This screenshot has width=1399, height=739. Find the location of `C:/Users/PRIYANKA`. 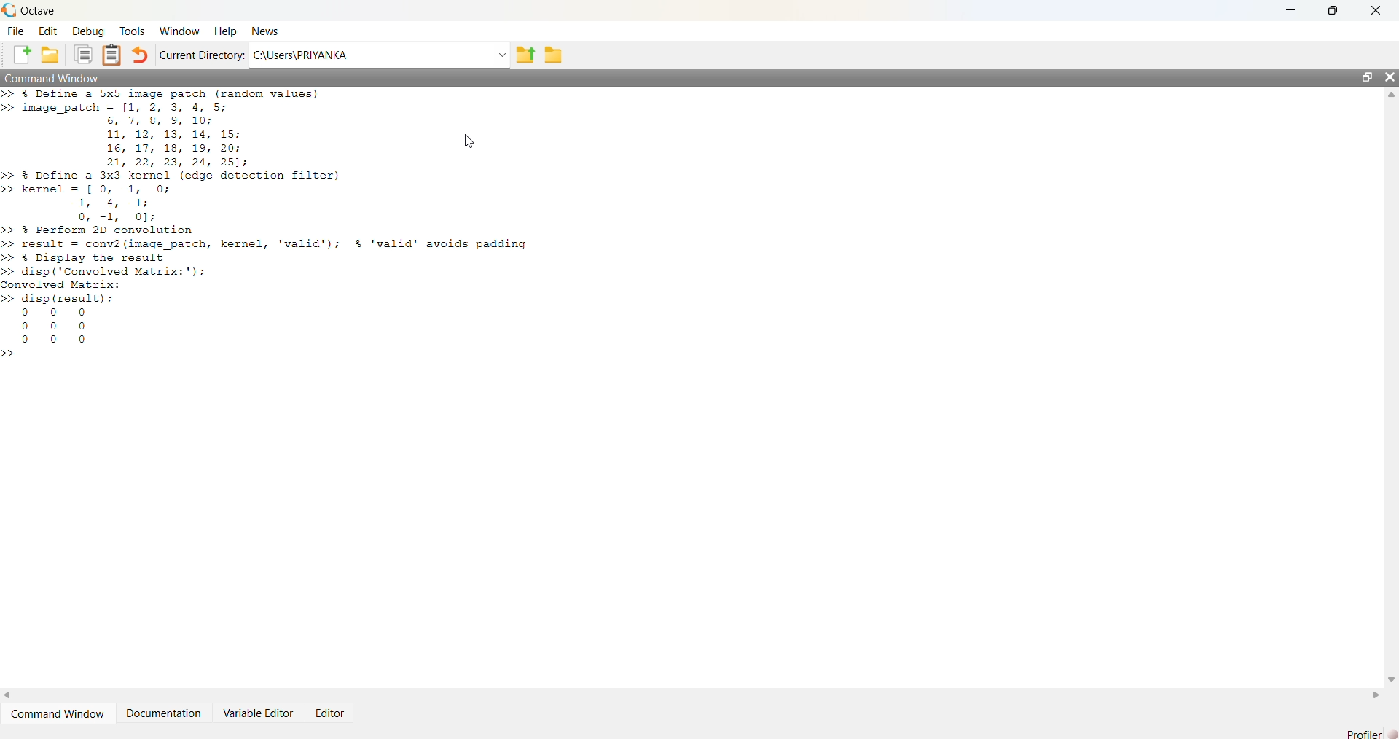

C:/Users/PRIYANKA is located at coordinates (367, 55).